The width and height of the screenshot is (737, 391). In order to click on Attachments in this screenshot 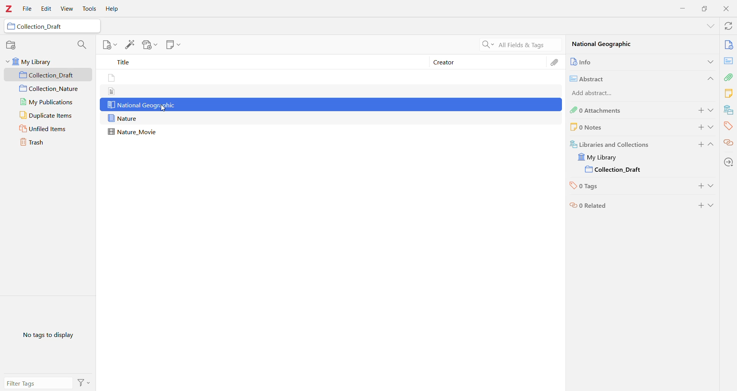, I will do `click(729, 76)`.